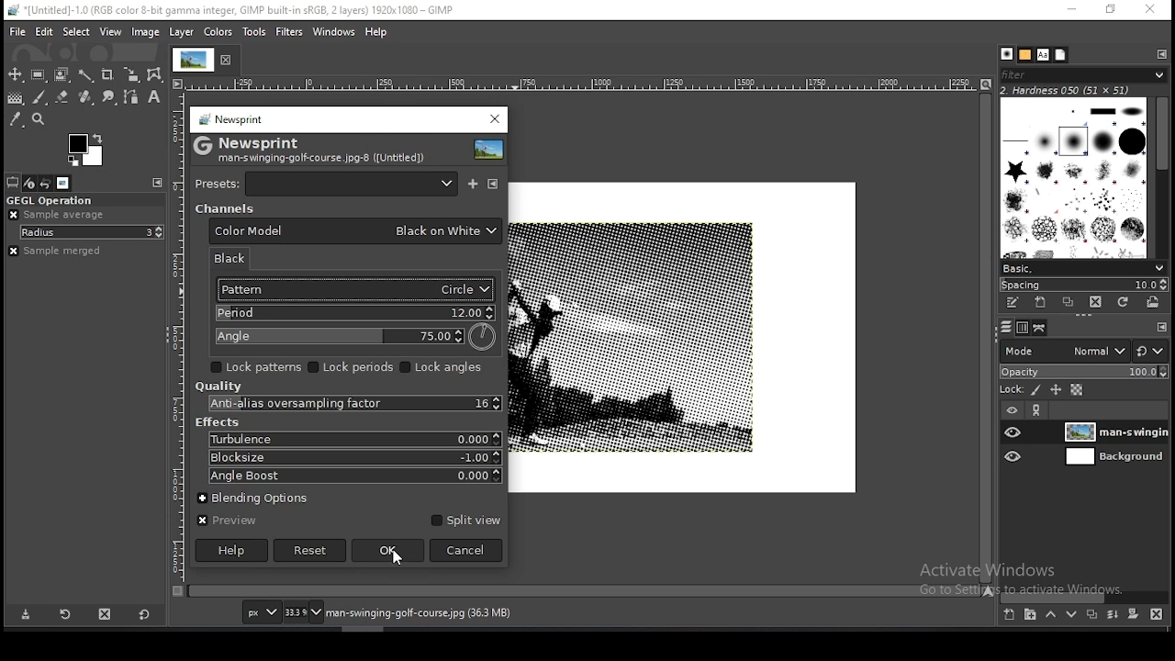 The width and height of the screenshot is (1175, 661). I want to click on create a new layer, so click(1010, 614).